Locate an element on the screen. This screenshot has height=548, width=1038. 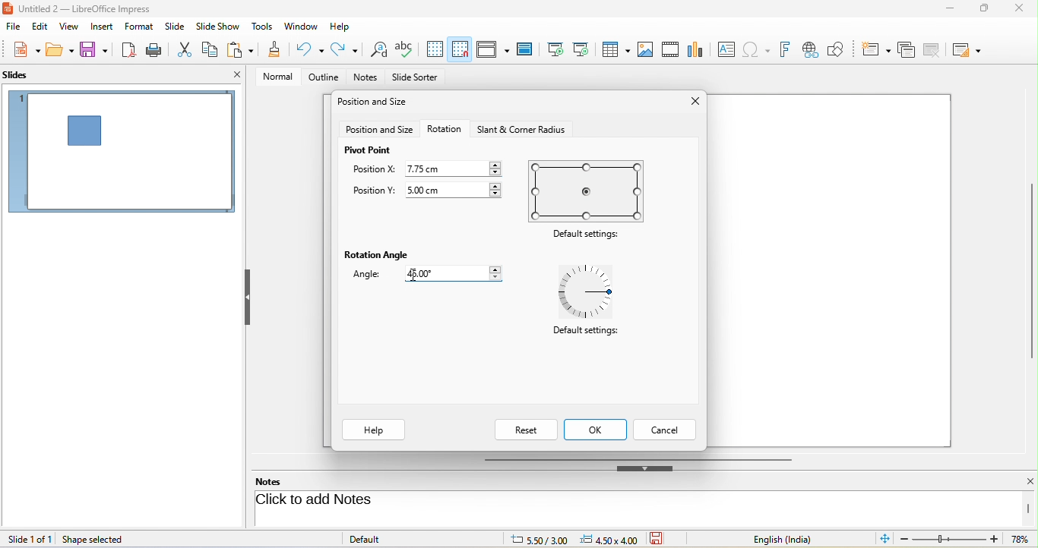
angle is located at coordinates (372, 276).